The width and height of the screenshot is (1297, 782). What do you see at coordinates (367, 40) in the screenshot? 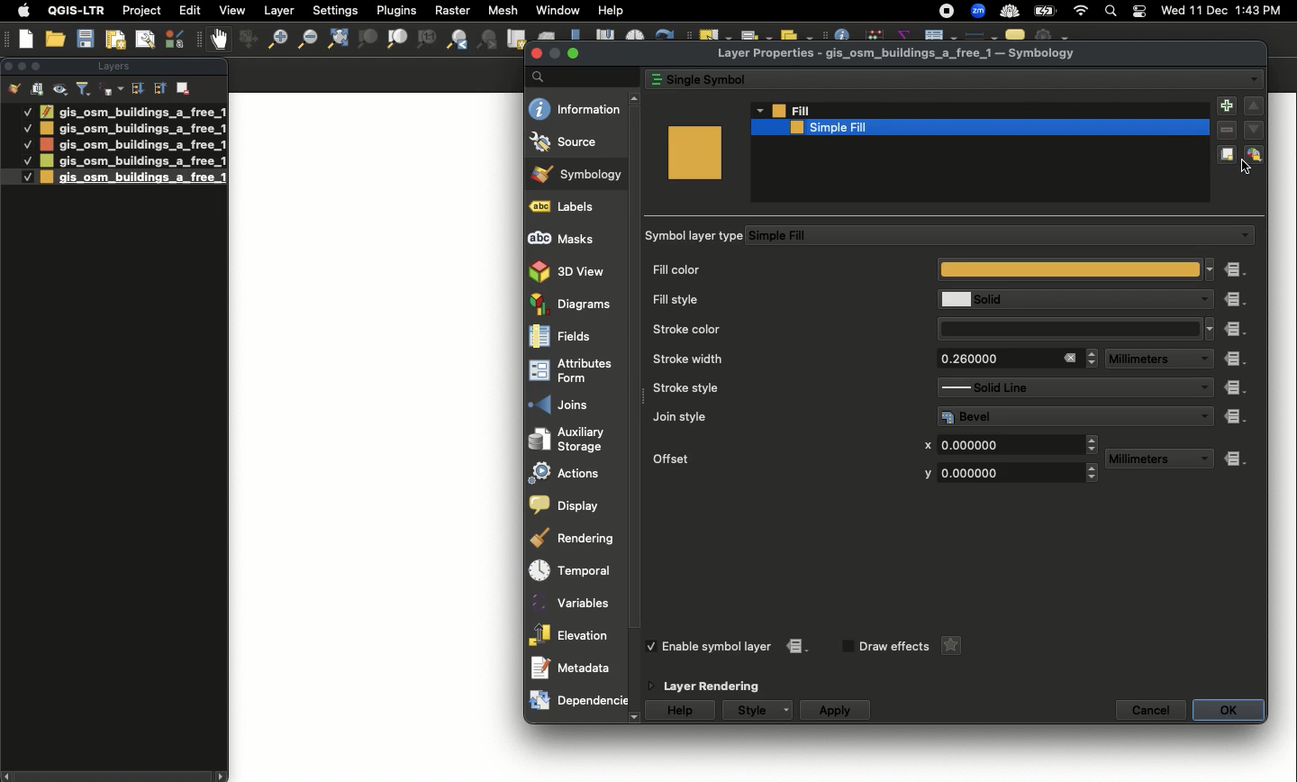
I see `Zoom to selection` at bounding box center [367, 40].